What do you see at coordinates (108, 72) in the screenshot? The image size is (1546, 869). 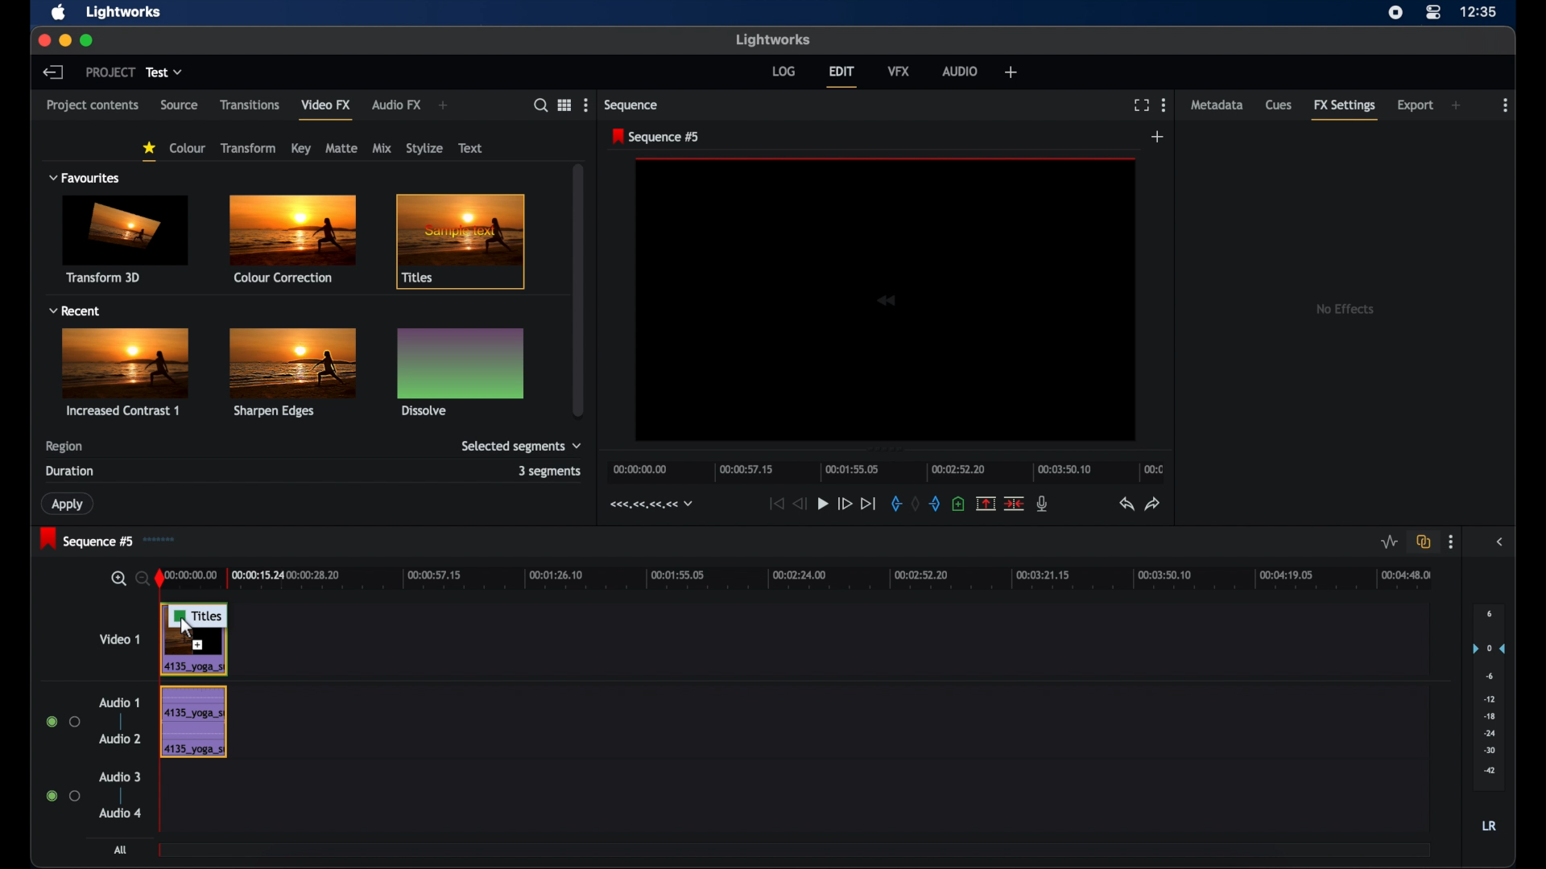 I see `project` at bounding box center [108, 72].